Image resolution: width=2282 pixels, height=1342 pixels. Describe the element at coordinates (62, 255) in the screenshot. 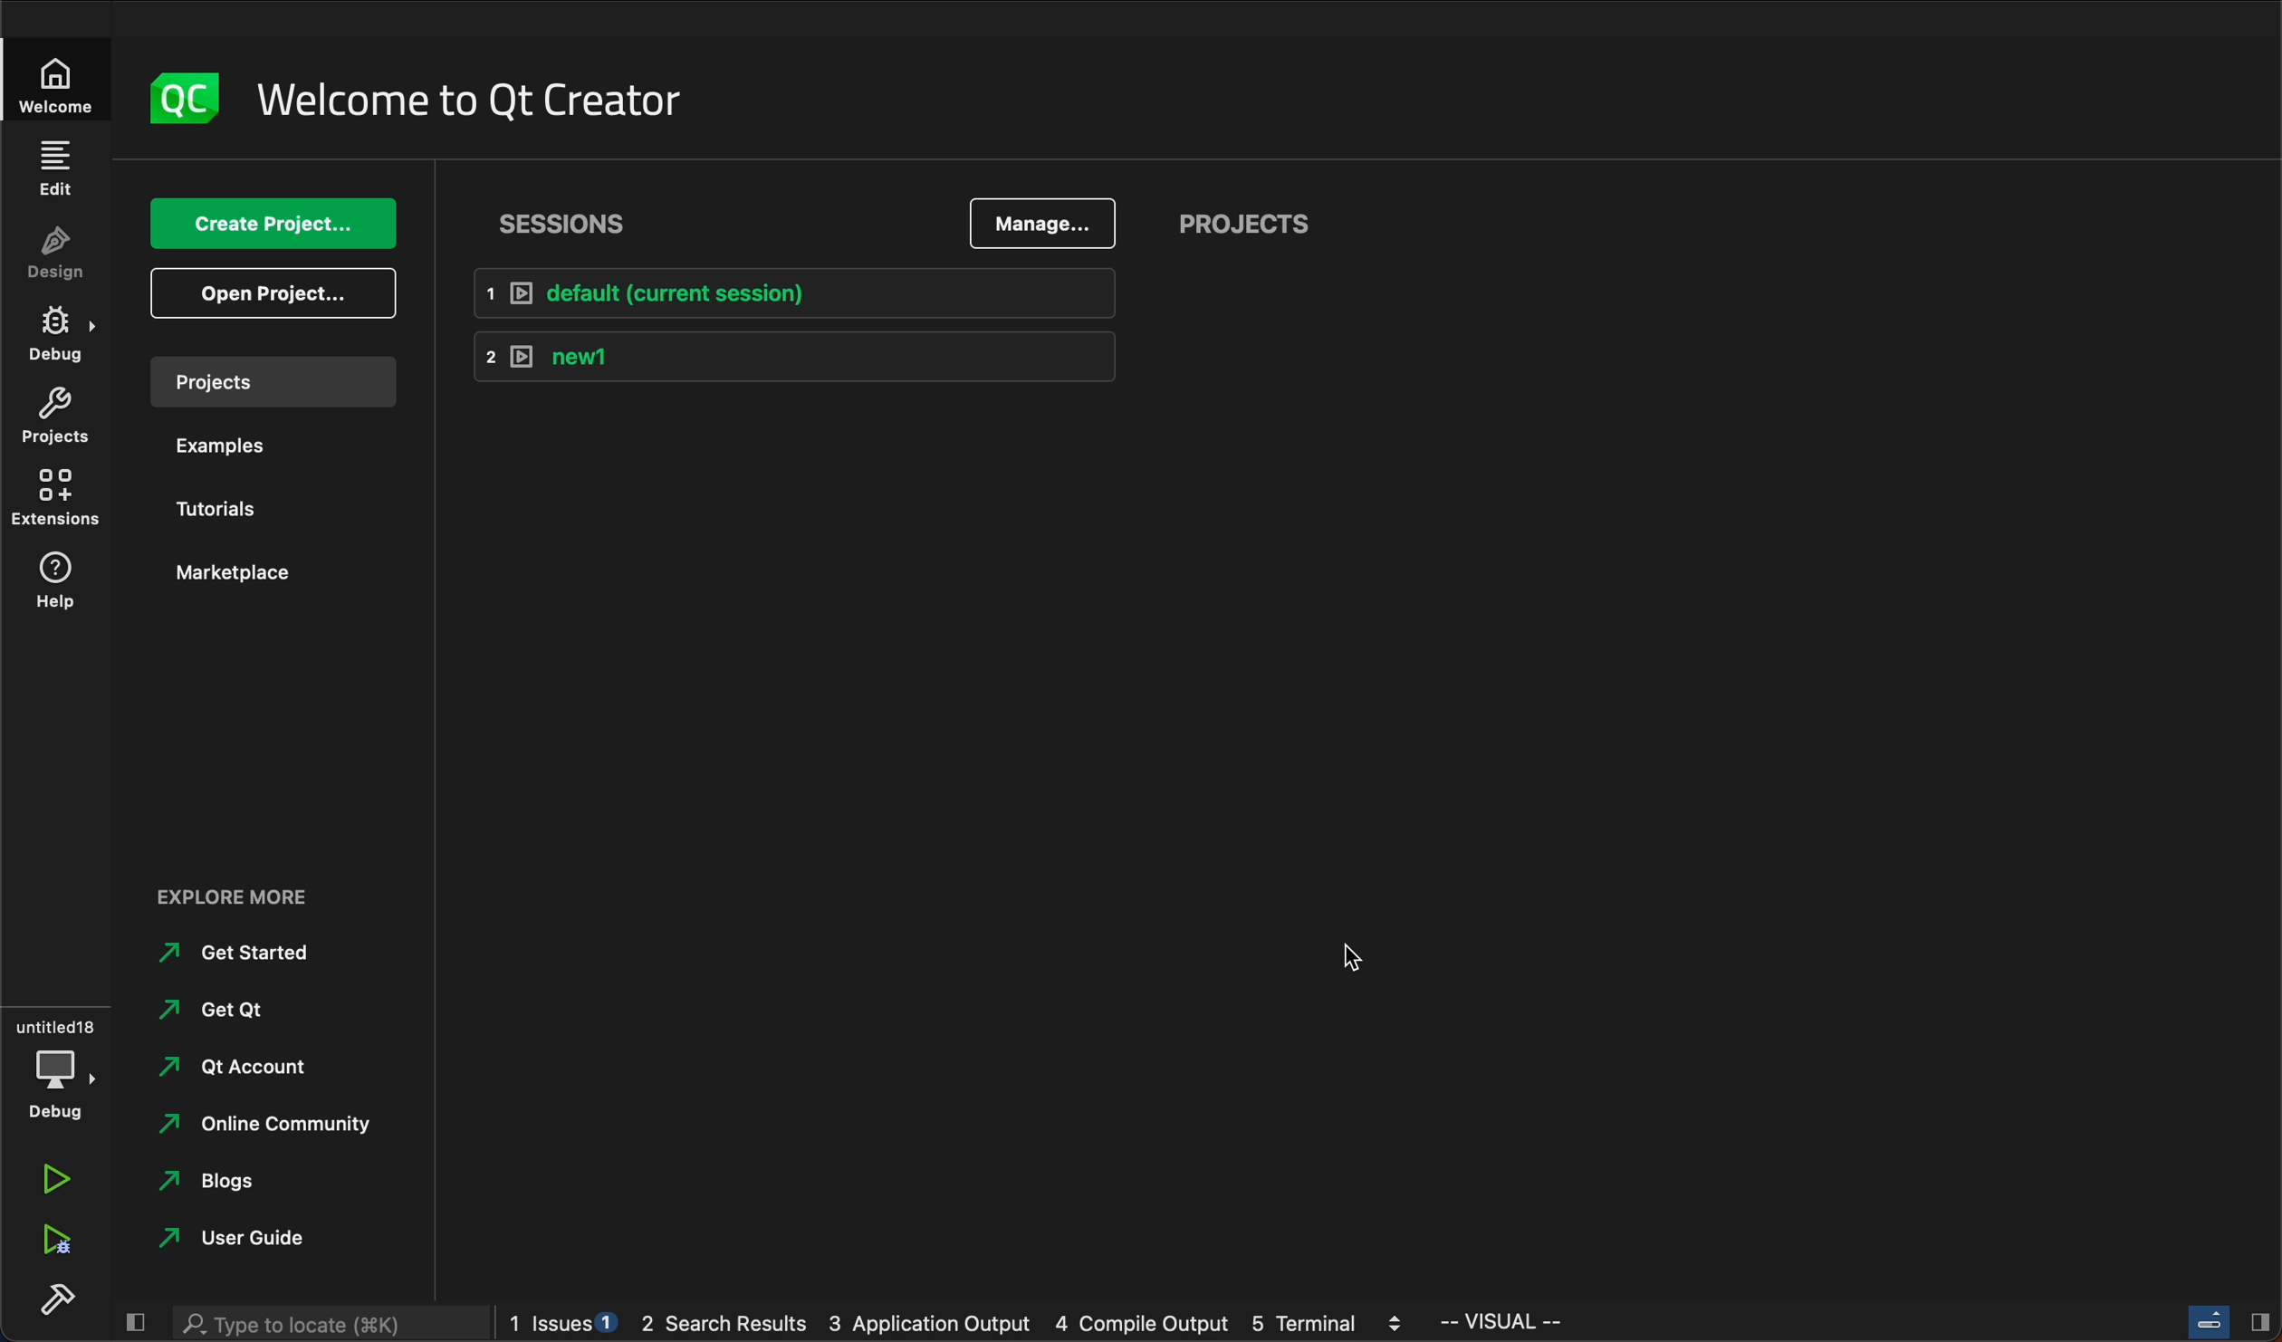

I see `design` at that location.